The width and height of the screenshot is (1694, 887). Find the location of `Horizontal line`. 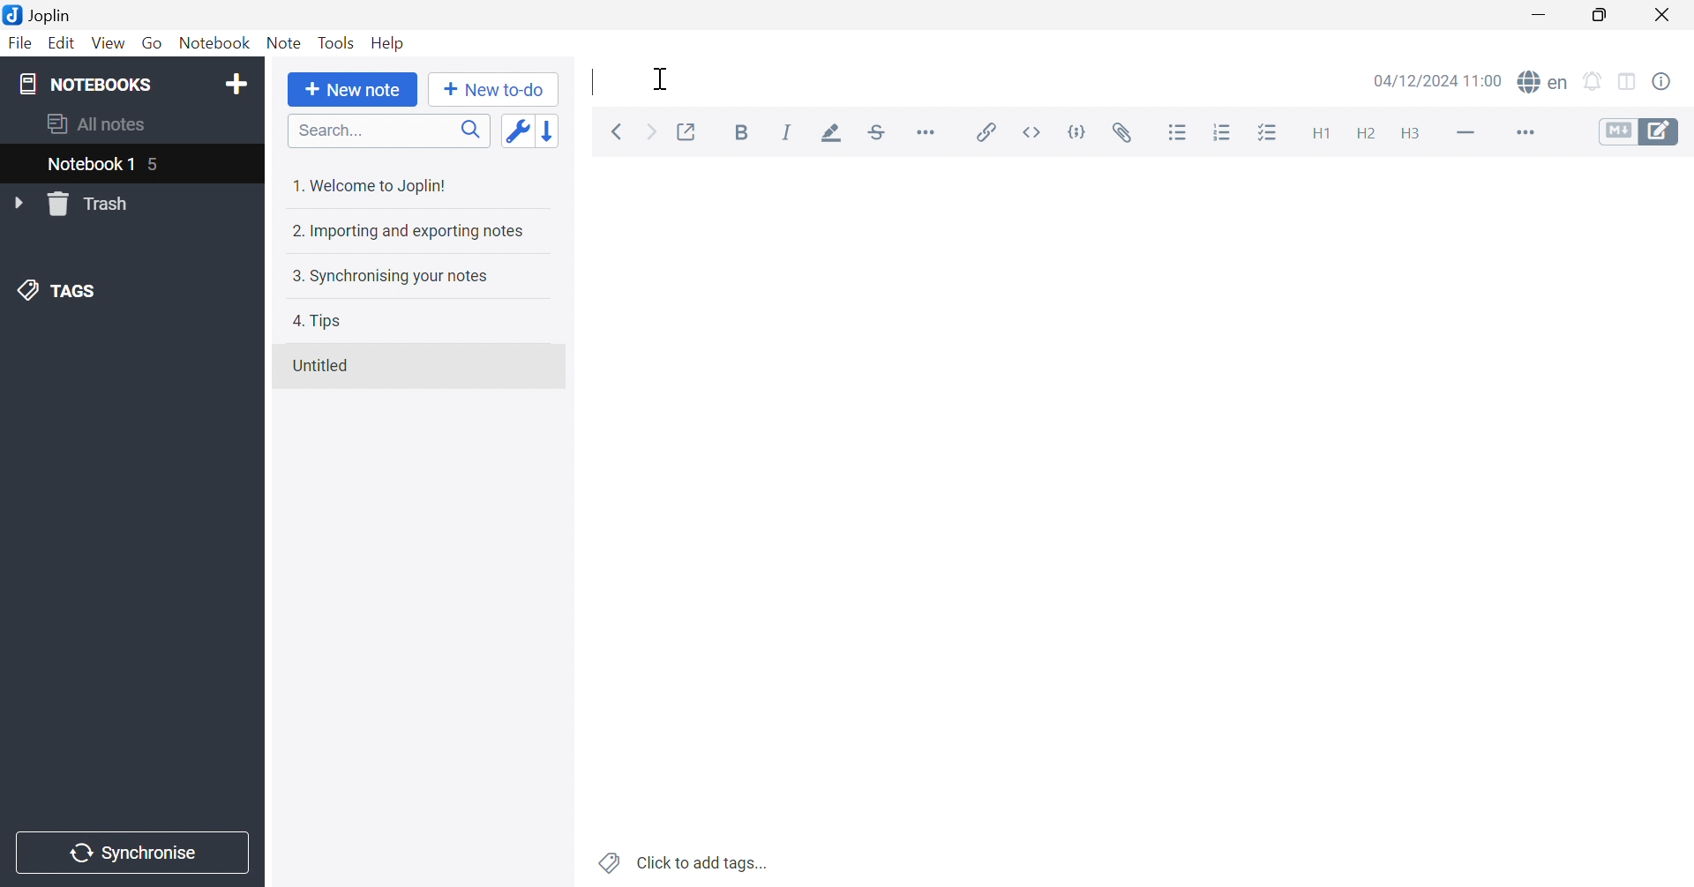

Horizontal line is located at coordinates (1465, 133).